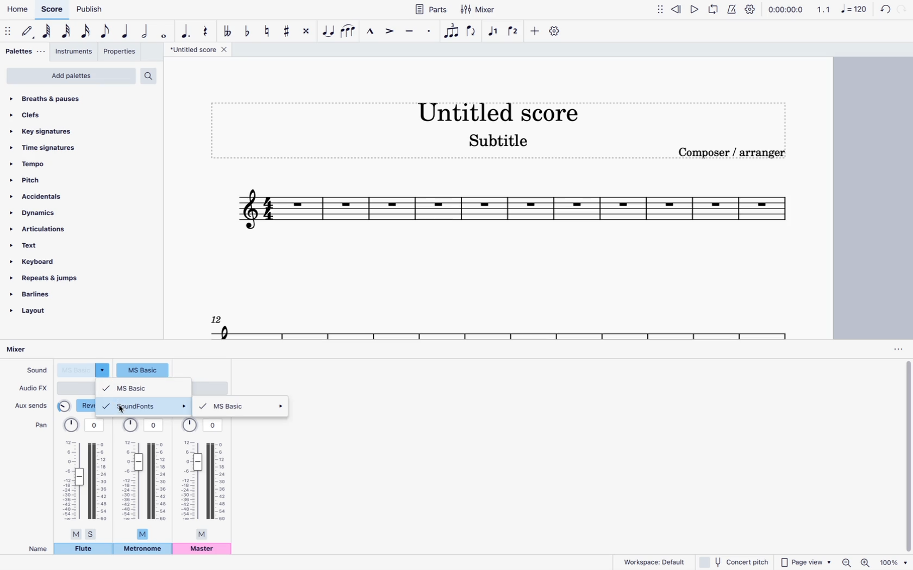 This screenshot has height=570, width=913. I want to click on marcato, so click(368, 30).